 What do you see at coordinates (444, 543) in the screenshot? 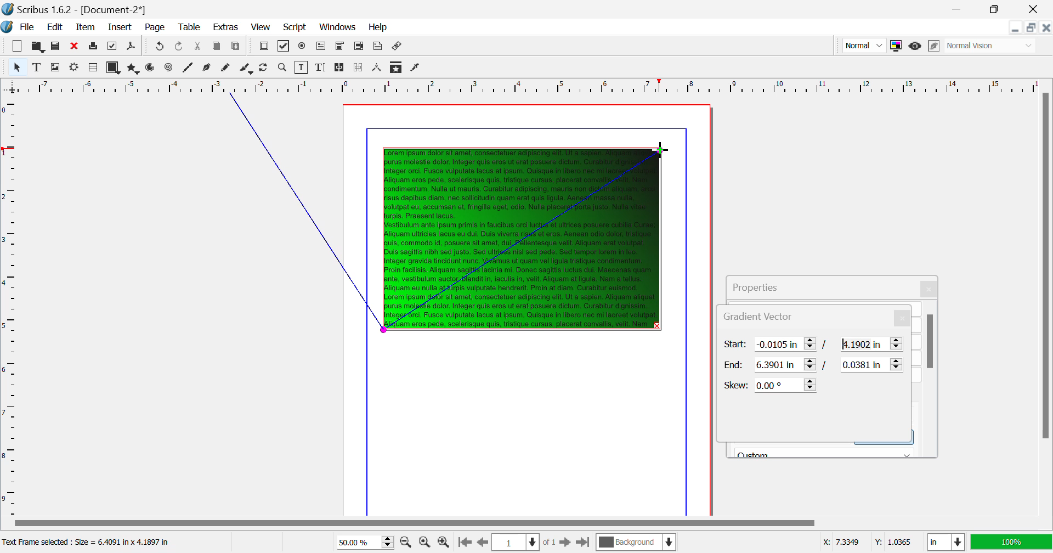
I see `Zoom In` at bounding box center [444, 543].